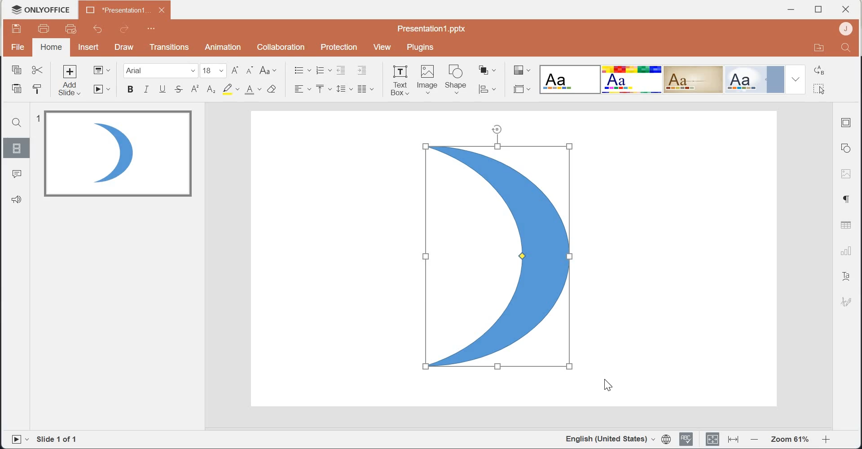 Image resolution: width=862 pixels, height=449 pixels. I want to click on Add slide, so click(72, 81).